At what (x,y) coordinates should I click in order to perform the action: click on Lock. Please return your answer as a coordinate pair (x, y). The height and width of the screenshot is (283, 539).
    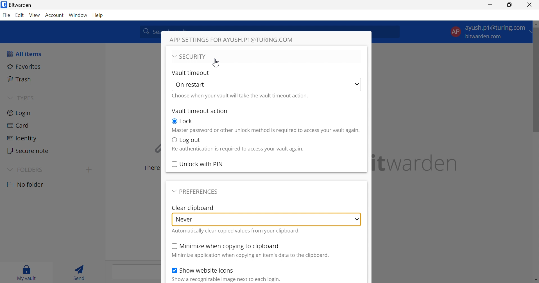
    Looking at the image, I should click on (187, 121).